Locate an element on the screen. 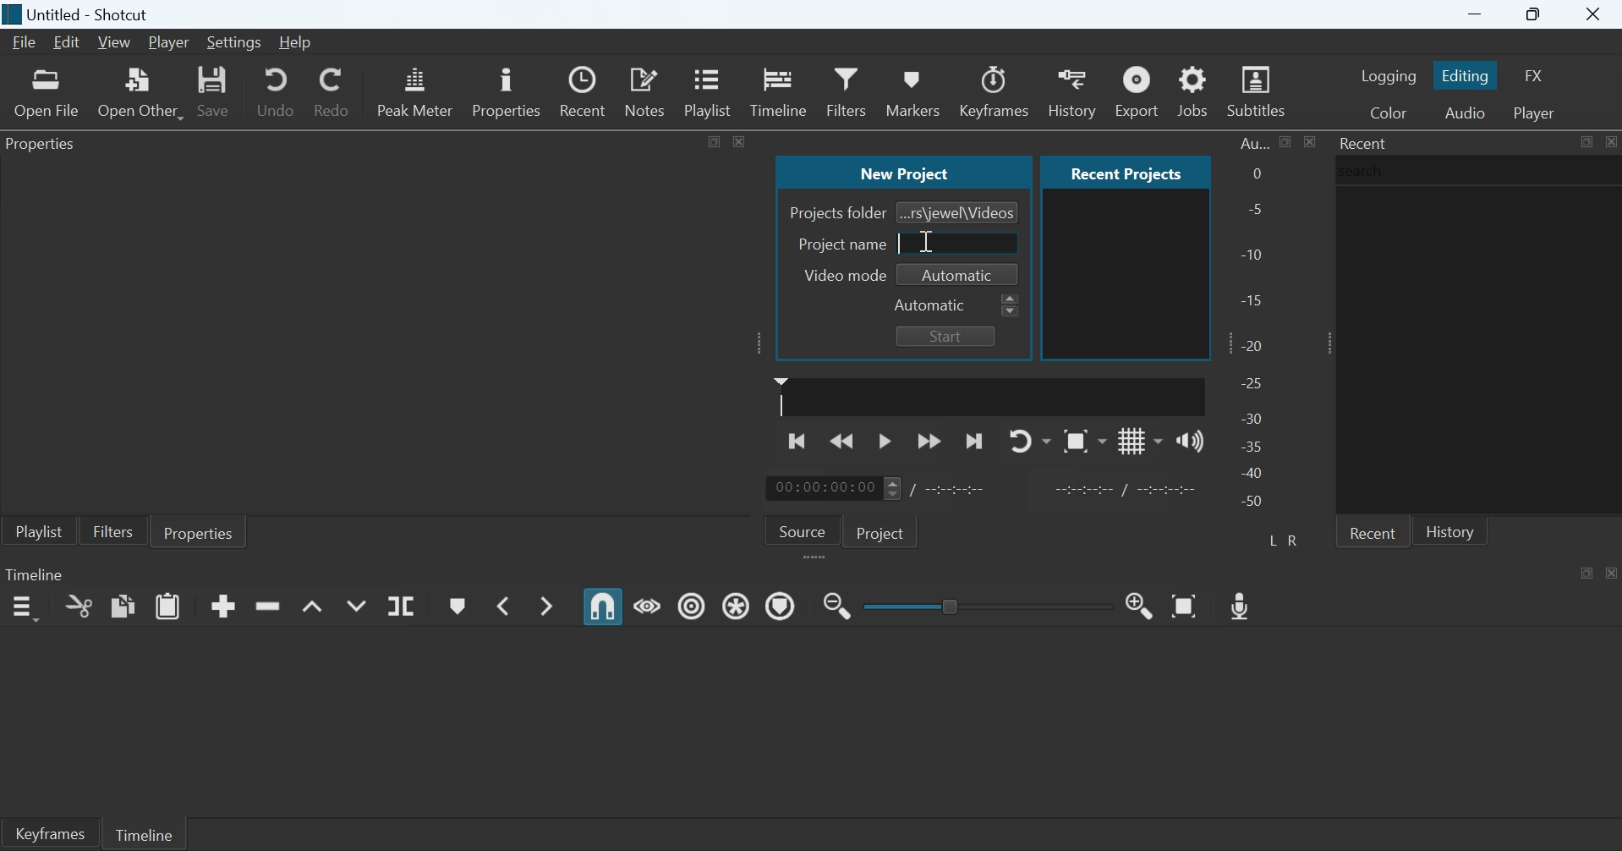 The image size is (1622, 851). Left is located at coordinates (1274, 539).